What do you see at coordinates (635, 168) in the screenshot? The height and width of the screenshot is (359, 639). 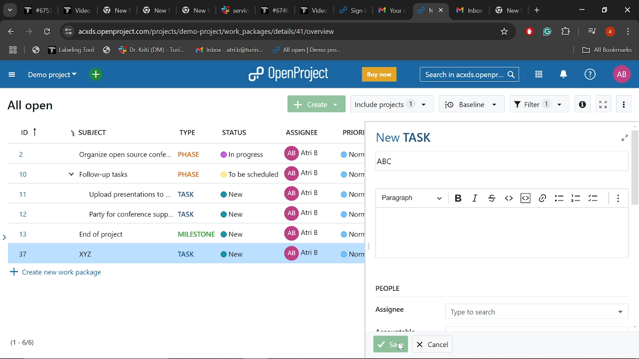 I see `Vertical scrollbar` at bounding box center [635, 168].